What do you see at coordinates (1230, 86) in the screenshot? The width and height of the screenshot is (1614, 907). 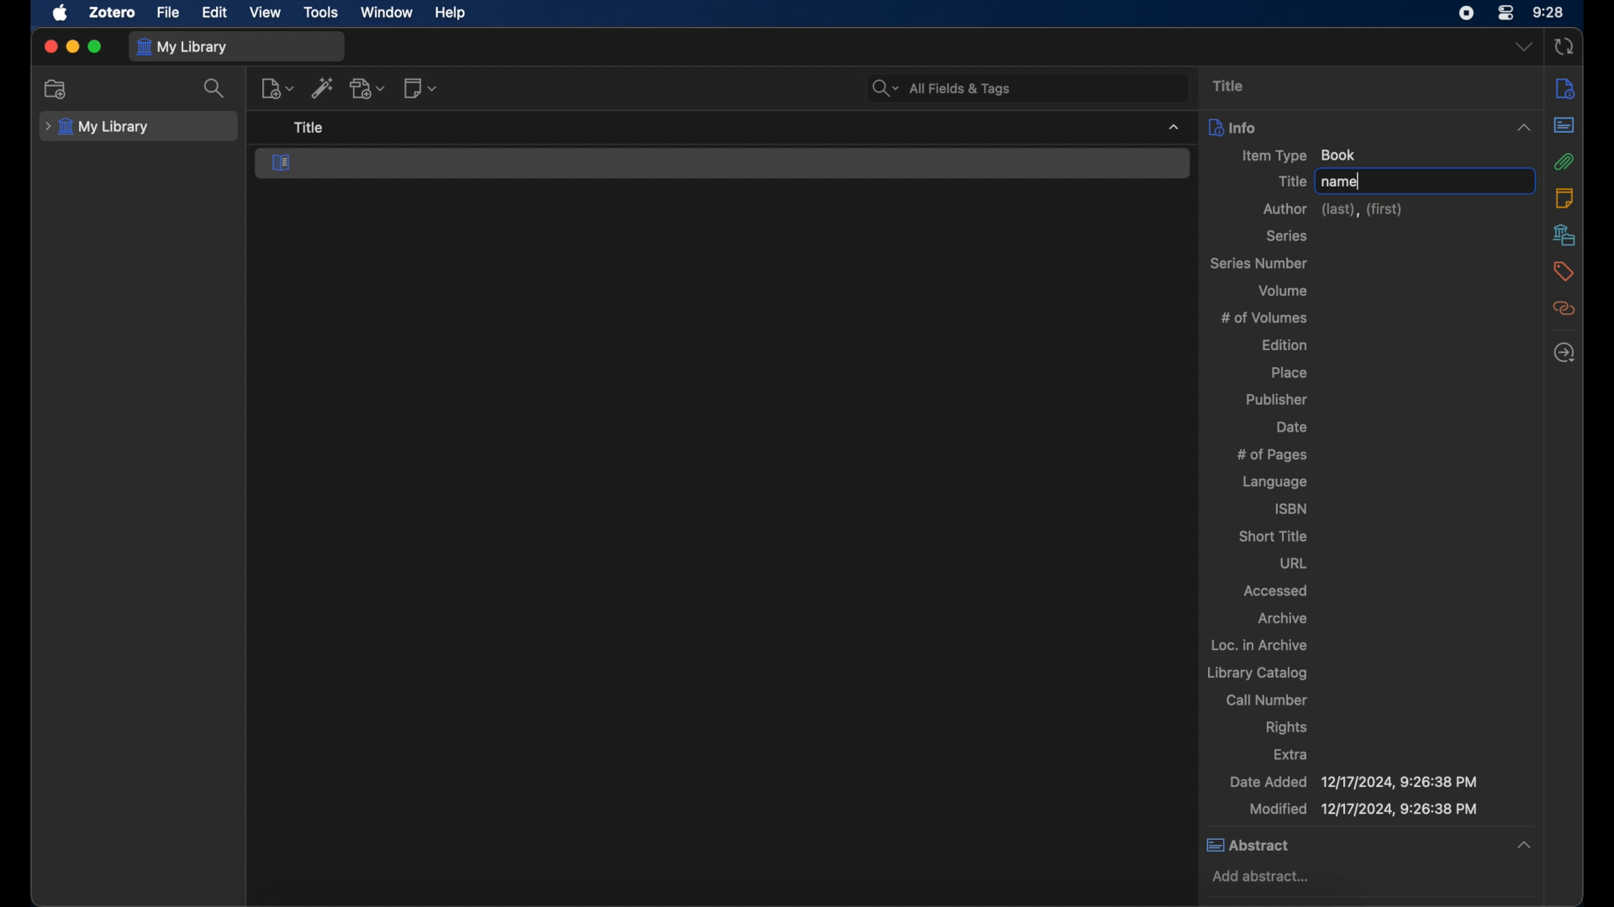 I see `title` at bounding box center [1230, 86].